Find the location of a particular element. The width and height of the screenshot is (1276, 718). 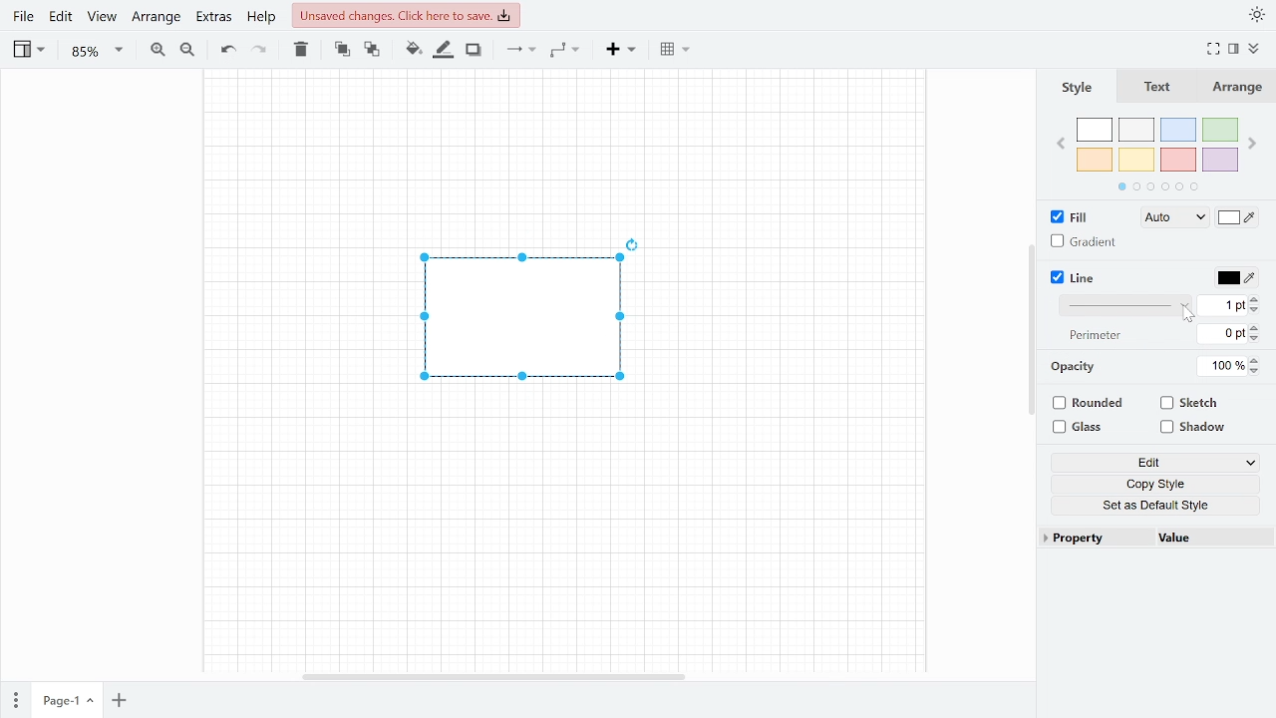

View is located at coordinates (102, 20).